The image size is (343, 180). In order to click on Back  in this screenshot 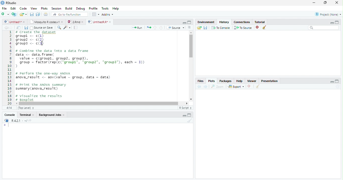, I will do `click(7, 28)`.